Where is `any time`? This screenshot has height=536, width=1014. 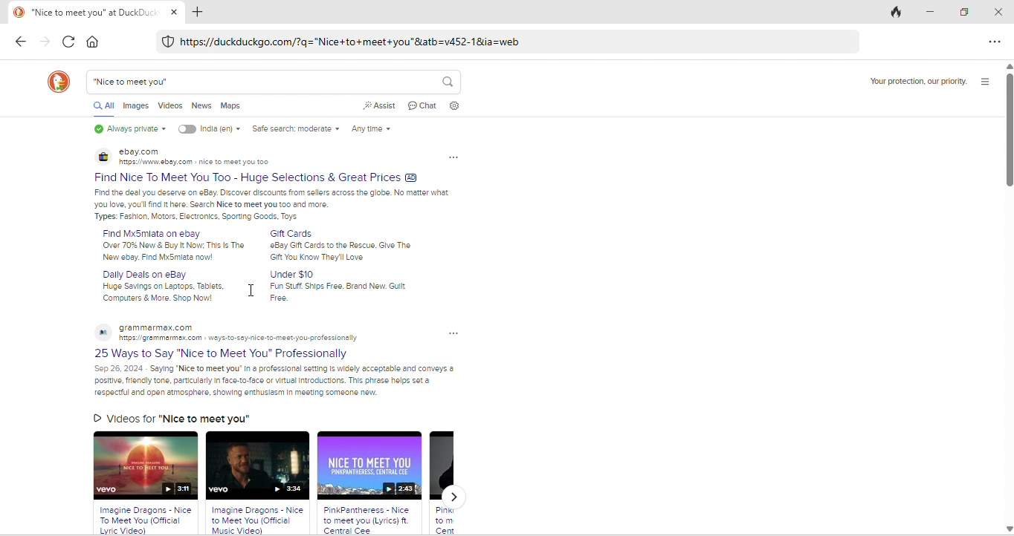
any time is located at coordinates (370, 130).